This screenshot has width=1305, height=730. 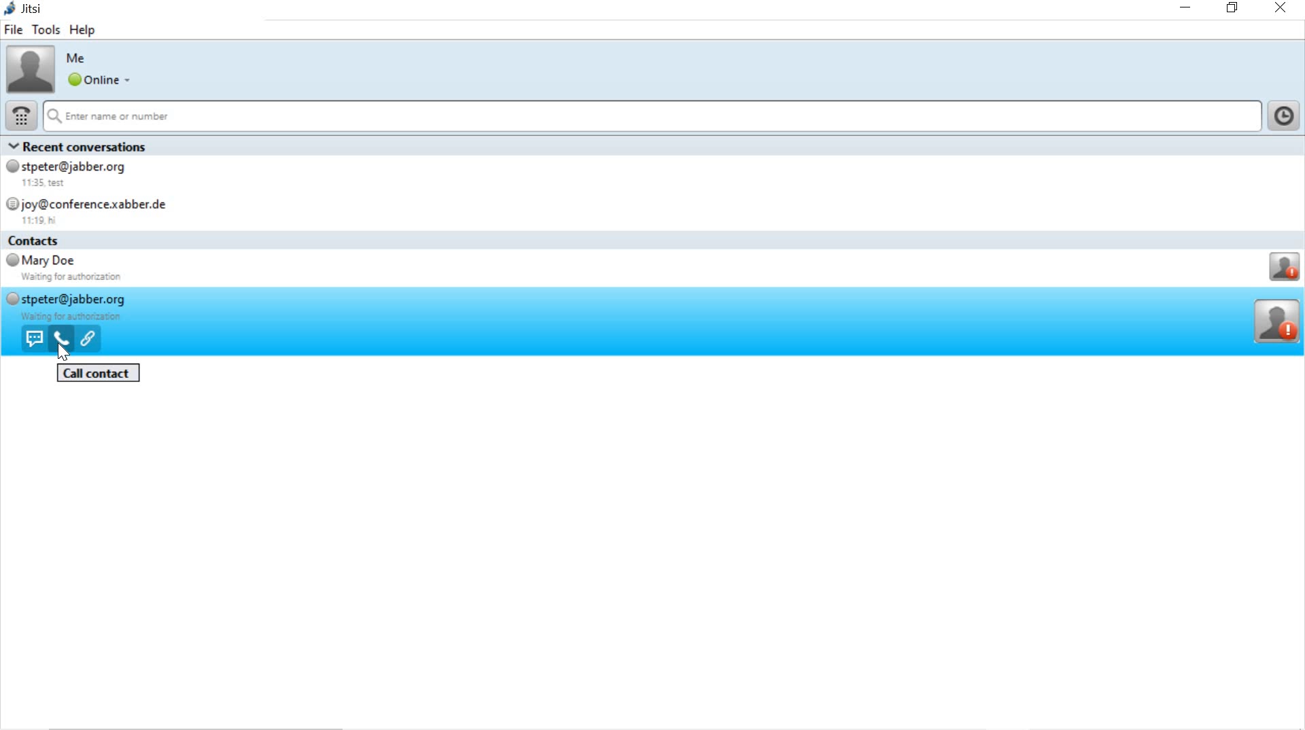 What do you see at coordinates (90, 340) in the screenshot?
I see `open webpage` at bounding box center [90, 340].